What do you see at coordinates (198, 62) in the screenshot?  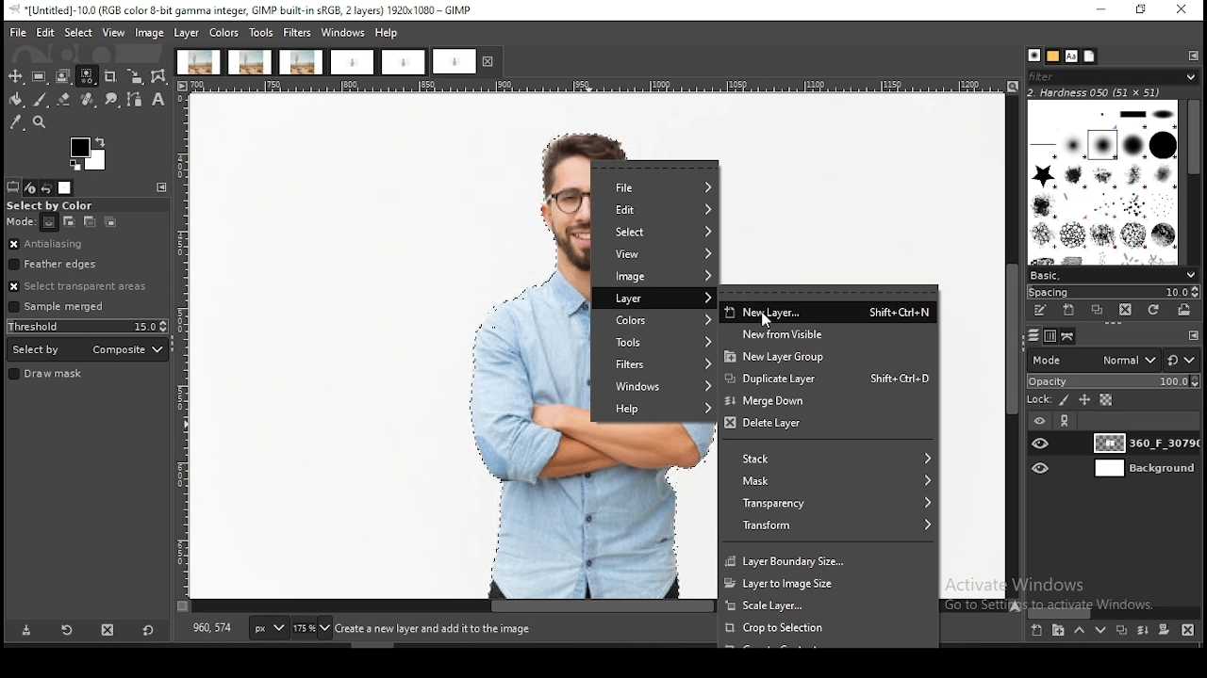 I see `project tab` at bounding box center [198, 62].